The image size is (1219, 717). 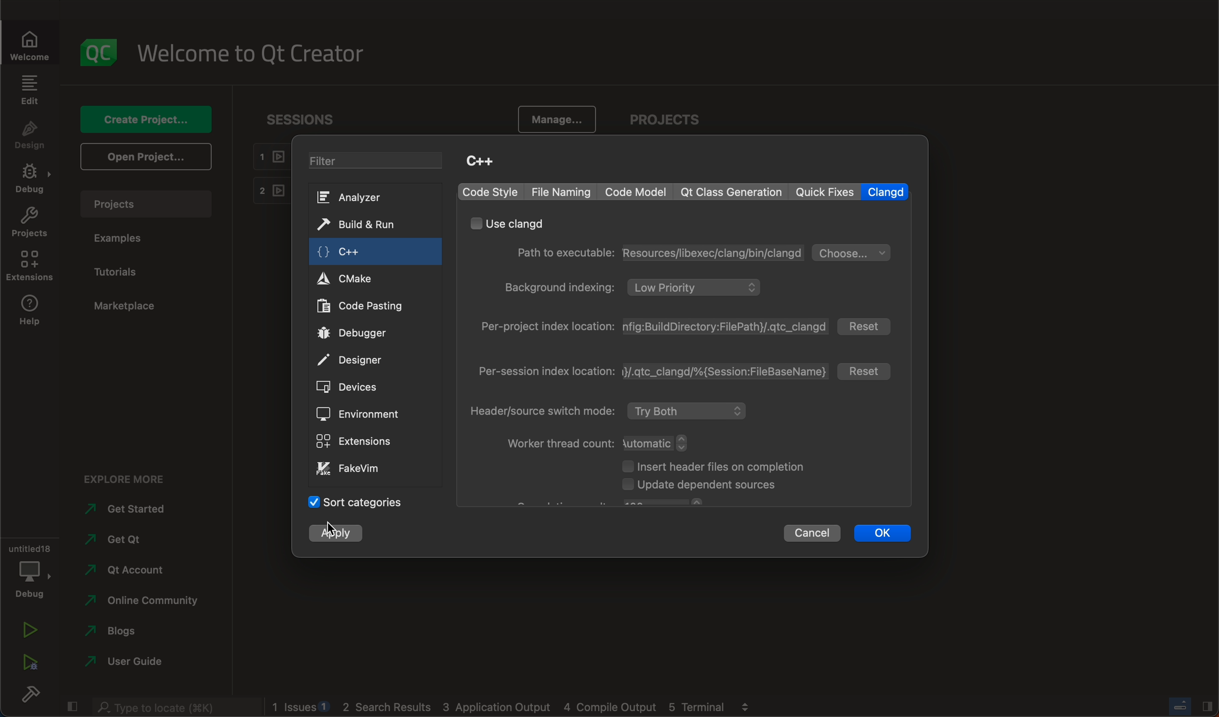 I want to click on update sources, so click(x=715, y=487).